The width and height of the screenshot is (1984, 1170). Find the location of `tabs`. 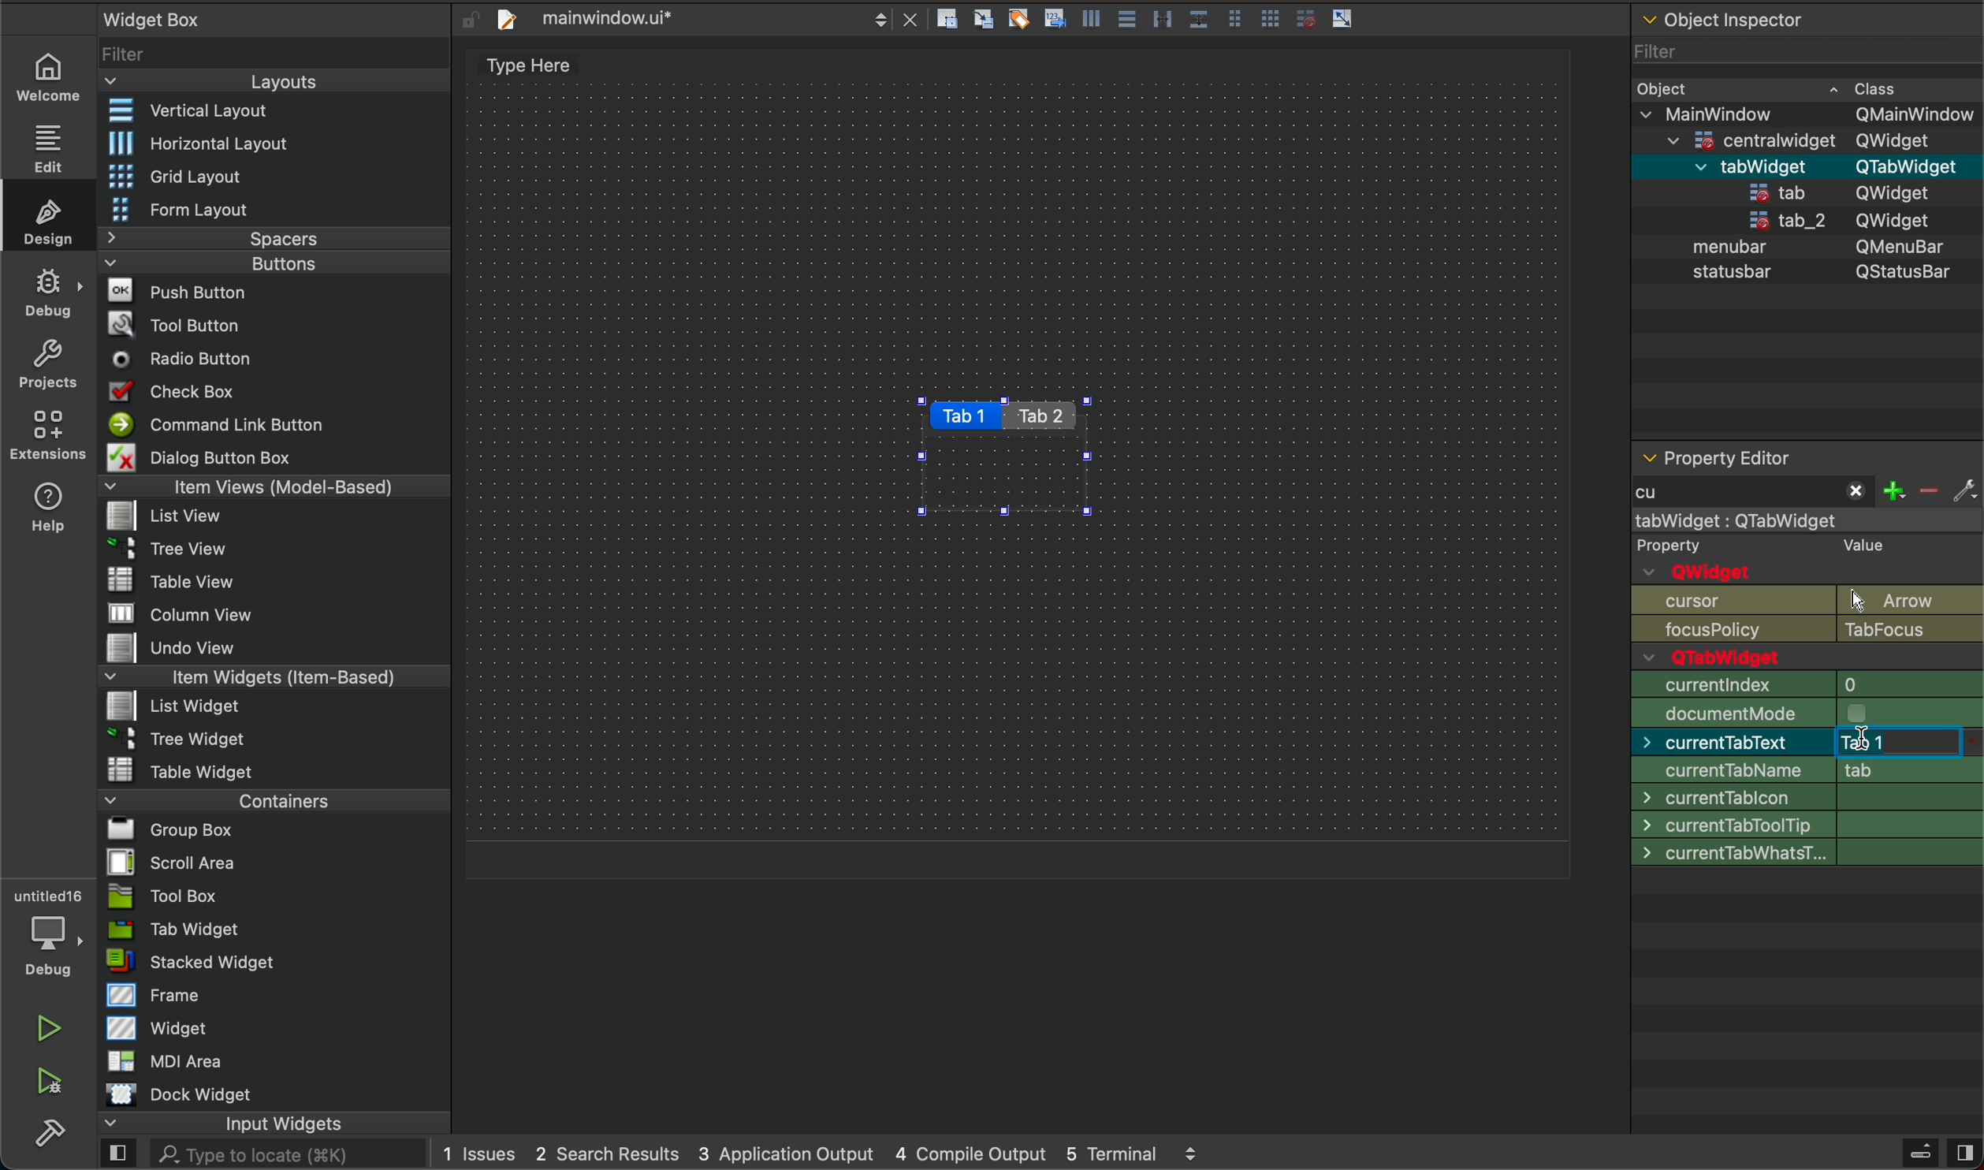

tabs is located at coordinates (1008, 455).